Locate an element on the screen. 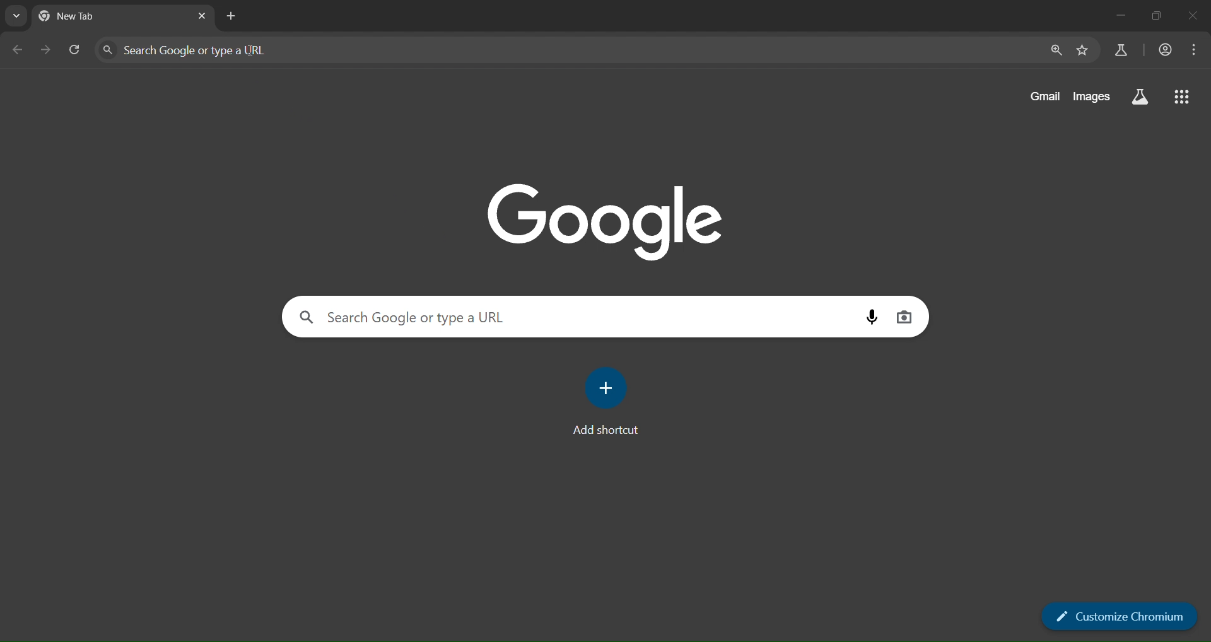  go back one page is located at coordinates (17, 53).